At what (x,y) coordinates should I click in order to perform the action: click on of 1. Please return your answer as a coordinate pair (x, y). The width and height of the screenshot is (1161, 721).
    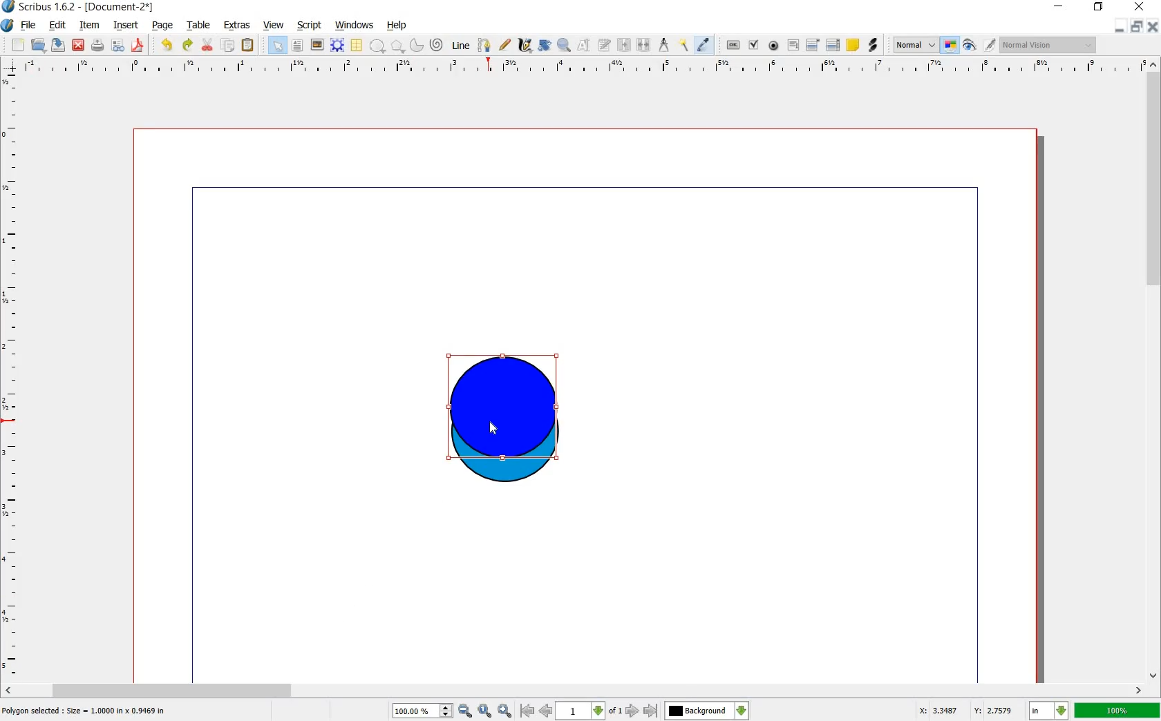
    Looking at the image, I should click on (615, 711).